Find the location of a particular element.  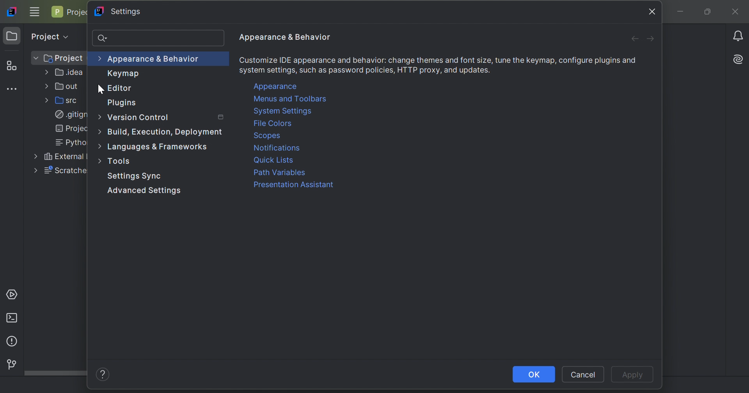

More tool windows is located at coordinates (14, 89).